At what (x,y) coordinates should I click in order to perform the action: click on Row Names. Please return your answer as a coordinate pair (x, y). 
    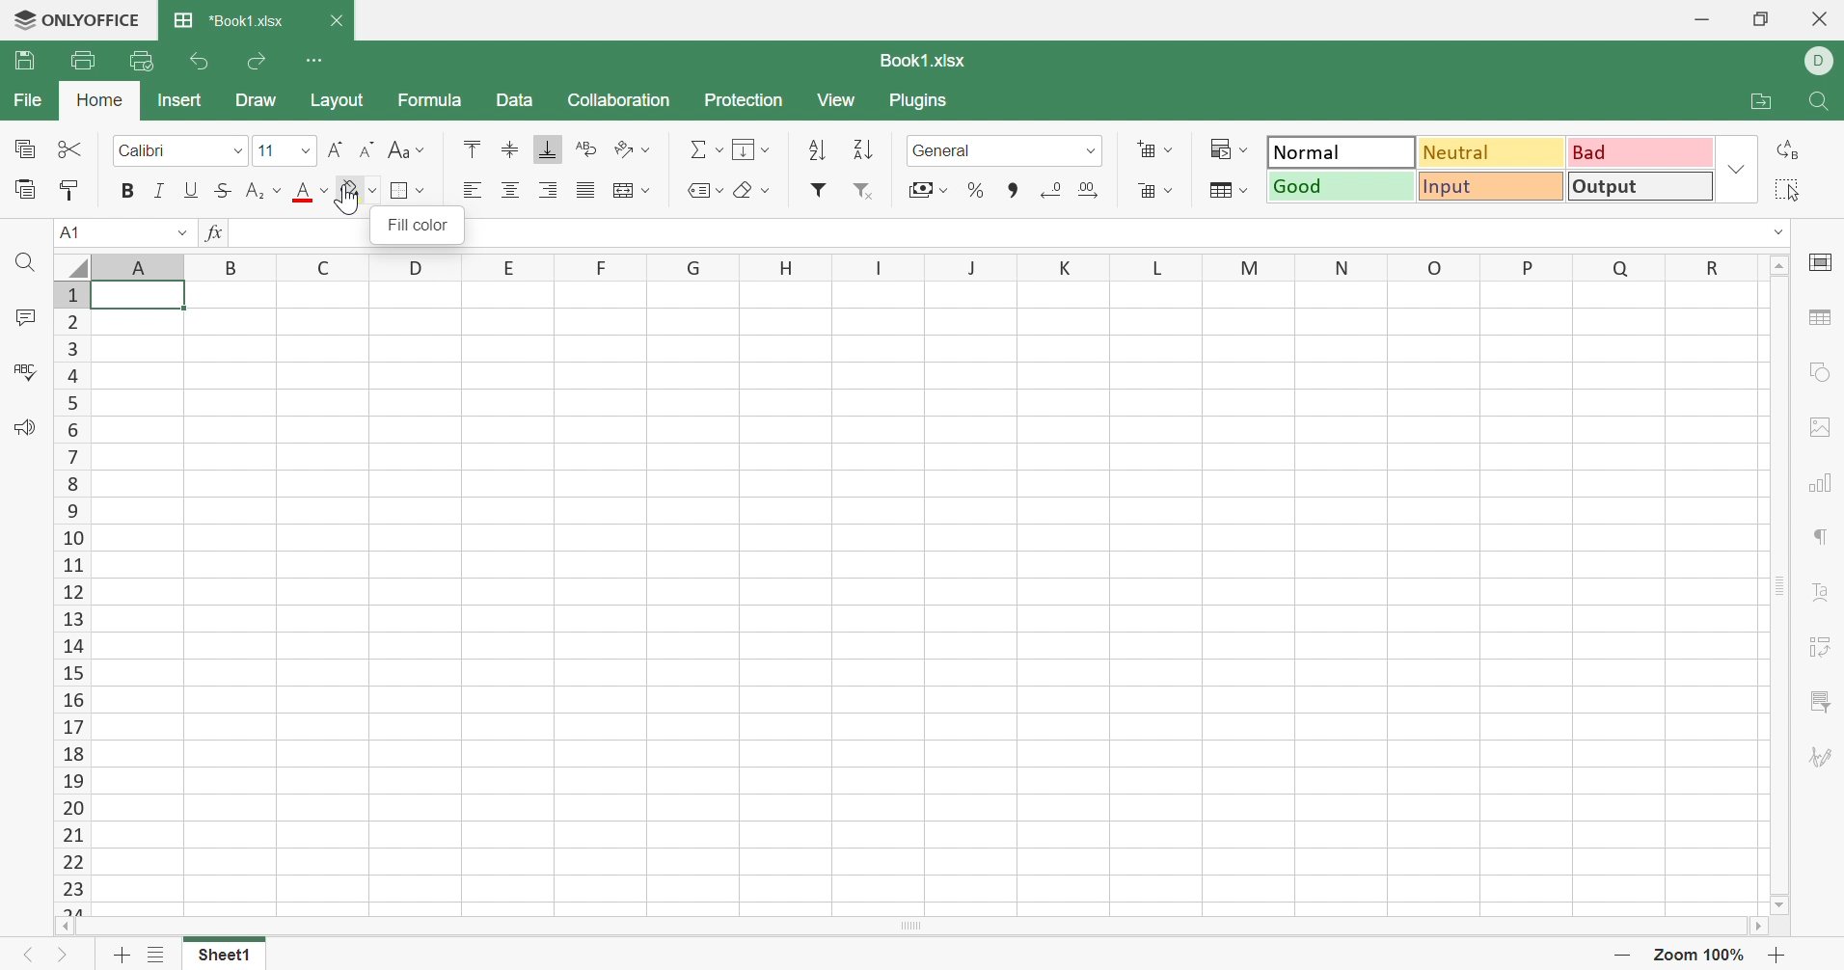
    Looking at the image, I should click on (69, 597).